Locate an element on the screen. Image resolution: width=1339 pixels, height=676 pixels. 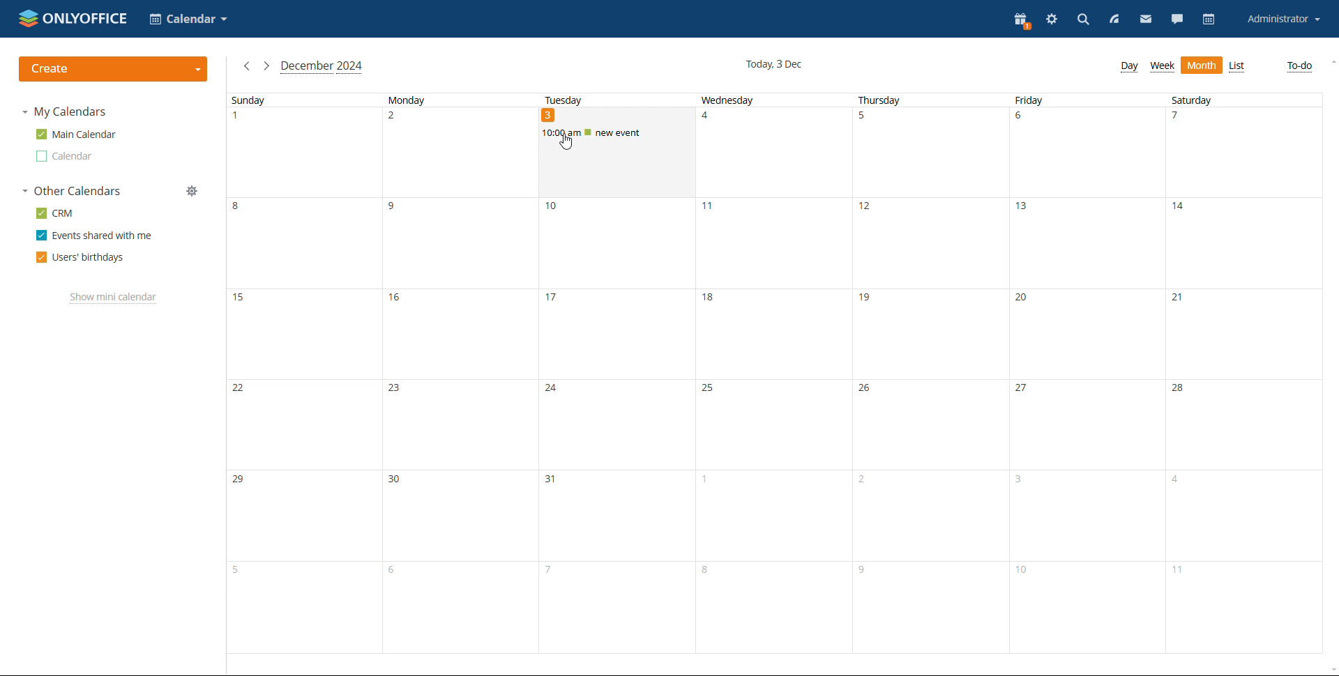
5 is located at coordinates (928, 153).